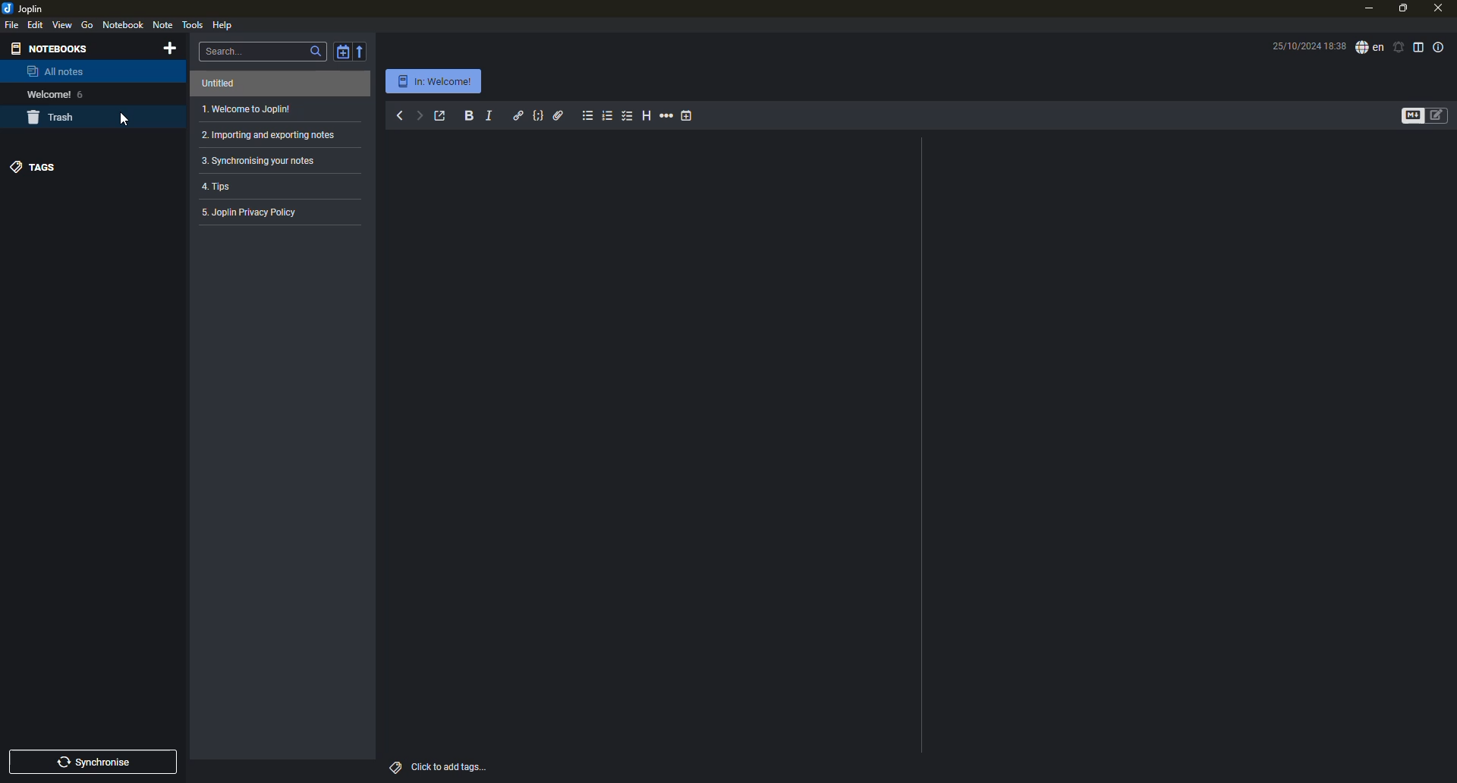  I want to click on cursor, so click(124, 123).